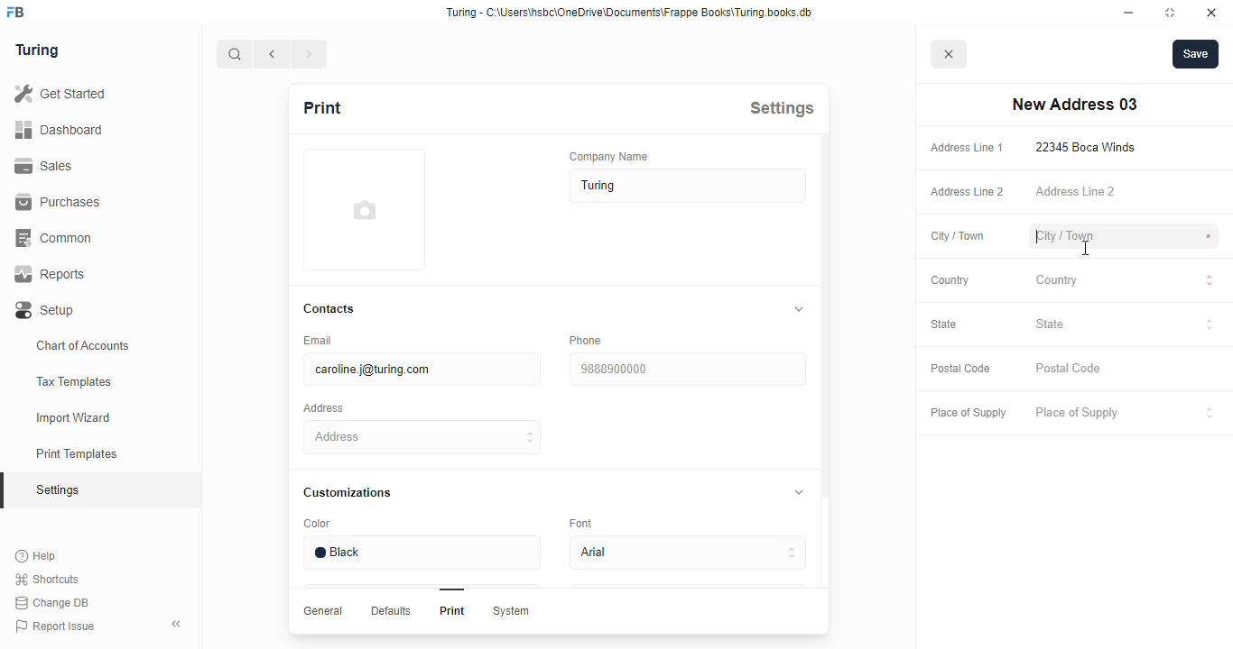  I want to click on city / town, so click(959, 237).